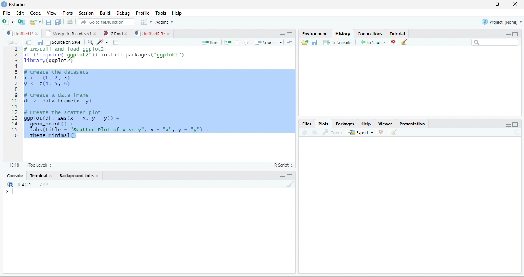 The height and width of the screenshot is (277, 524). I want to click on Minimize, so click(508, 35).